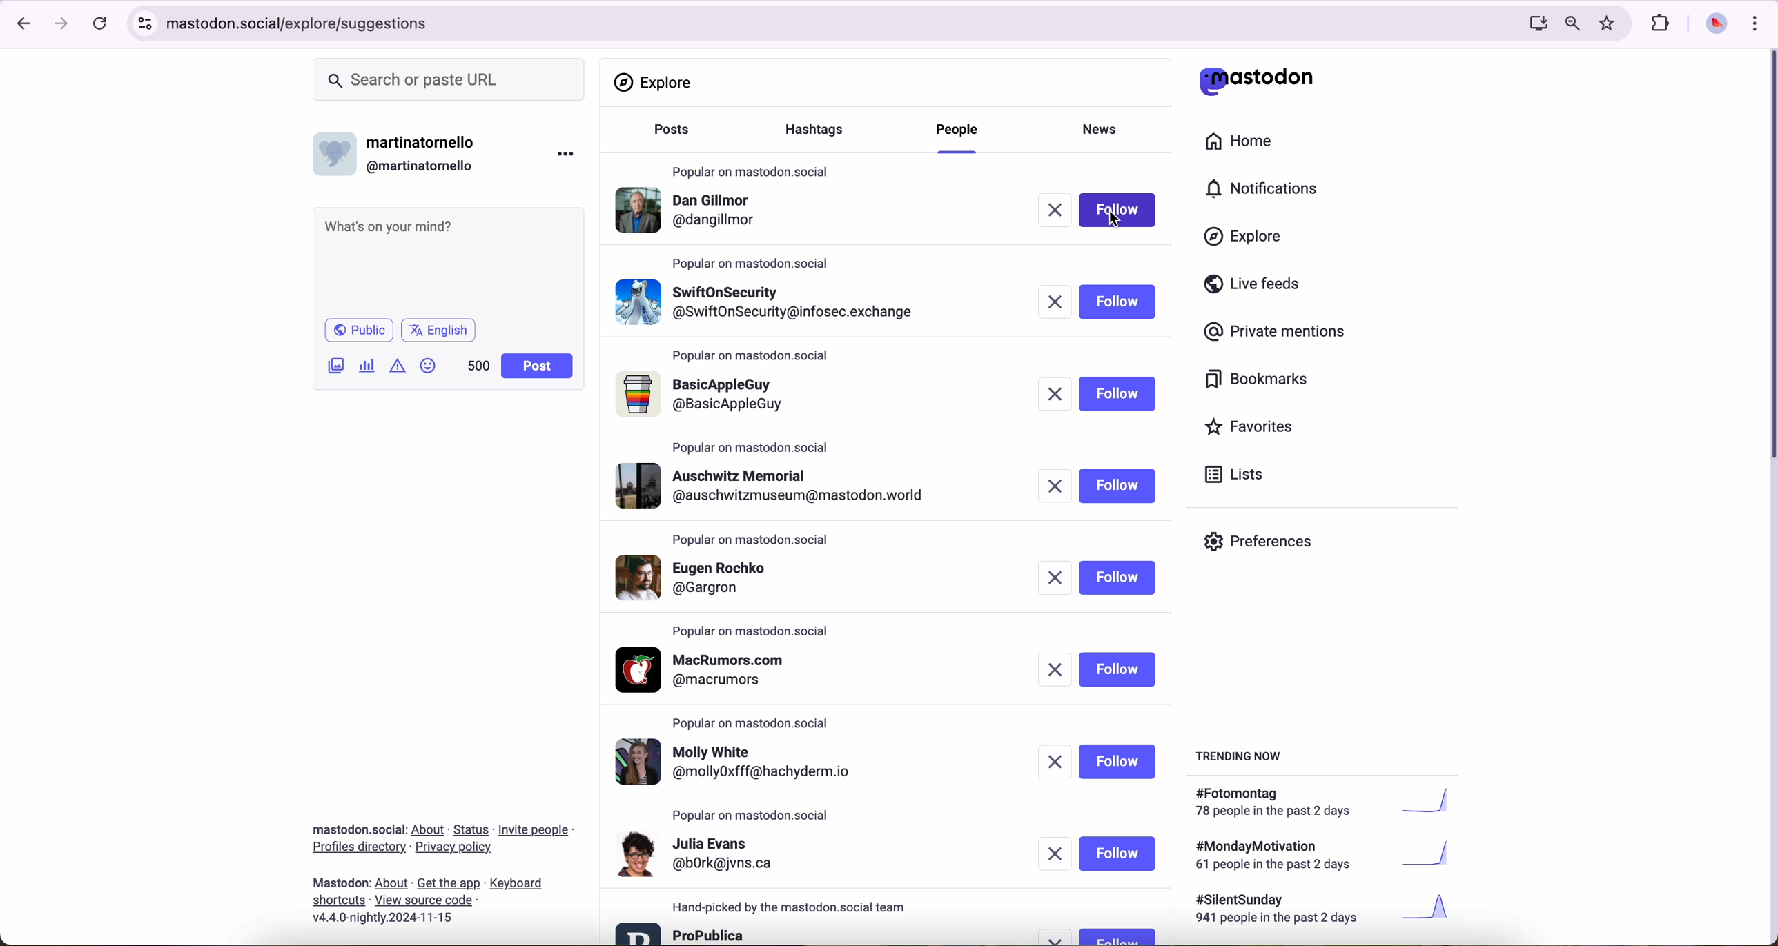 The image size is (1778, 946). Describe the element at coordinates (1240, 755) in the screenshot. I see `trending now` at that location.